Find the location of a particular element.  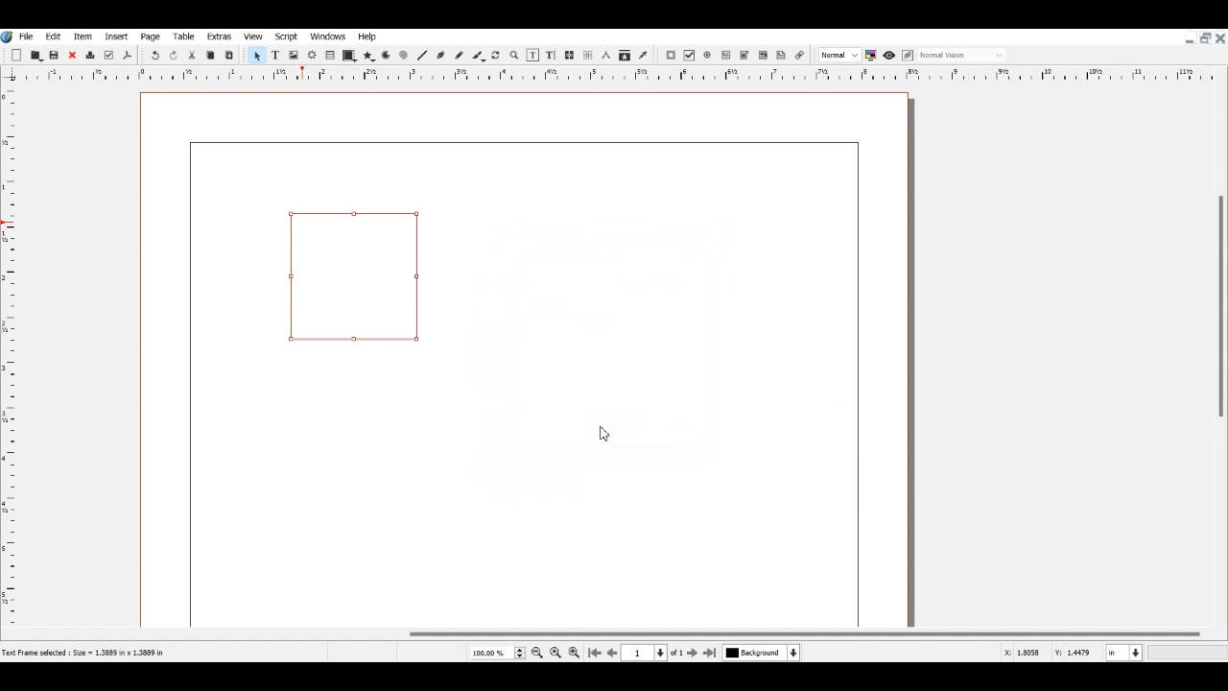

Text Frame is located at coordinates (275, 55).